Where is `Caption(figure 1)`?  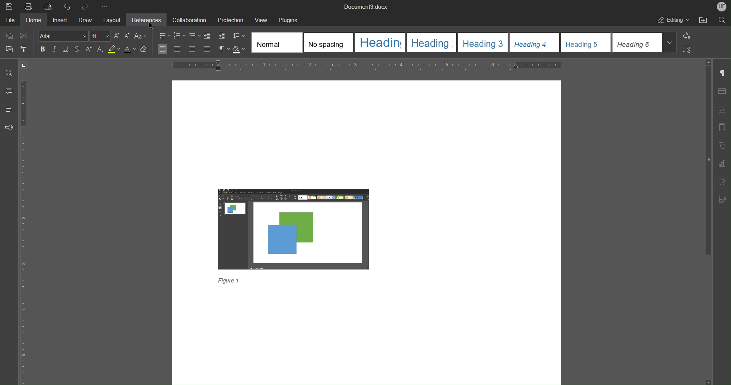 Caption(figure 1) is located at coordinates (230, 281).